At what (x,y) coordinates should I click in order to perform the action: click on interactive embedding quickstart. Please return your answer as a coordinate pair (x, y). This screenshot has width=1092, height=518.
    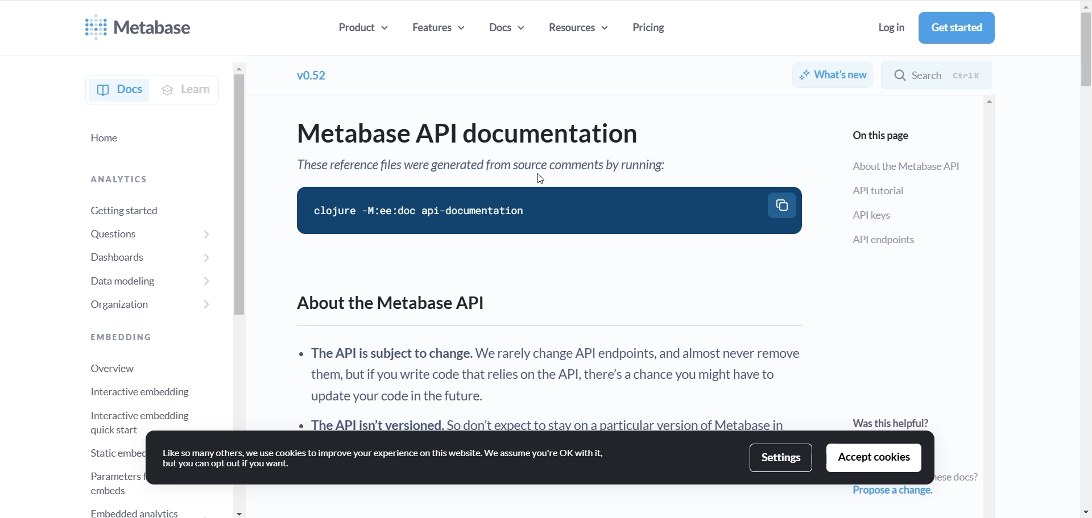
    Looking at the image, I should click on (134, 419).